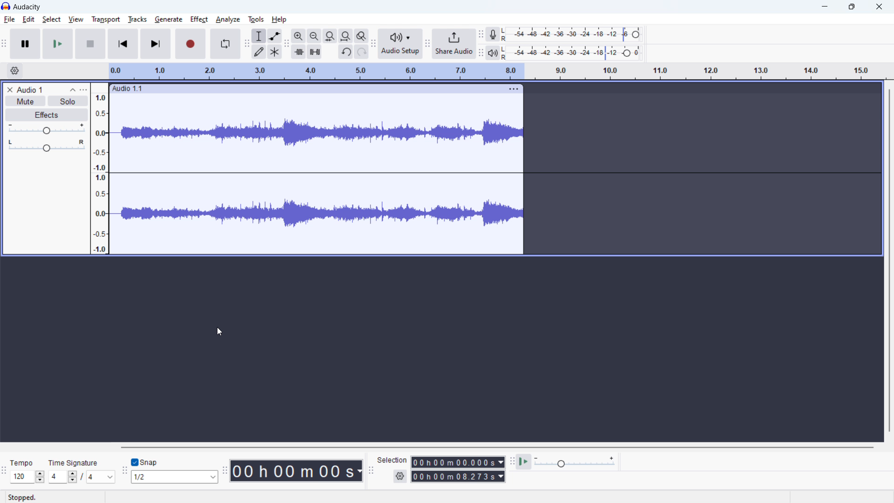 The image size is (894, 503). I want to click on playback meter, so click(493, 52).